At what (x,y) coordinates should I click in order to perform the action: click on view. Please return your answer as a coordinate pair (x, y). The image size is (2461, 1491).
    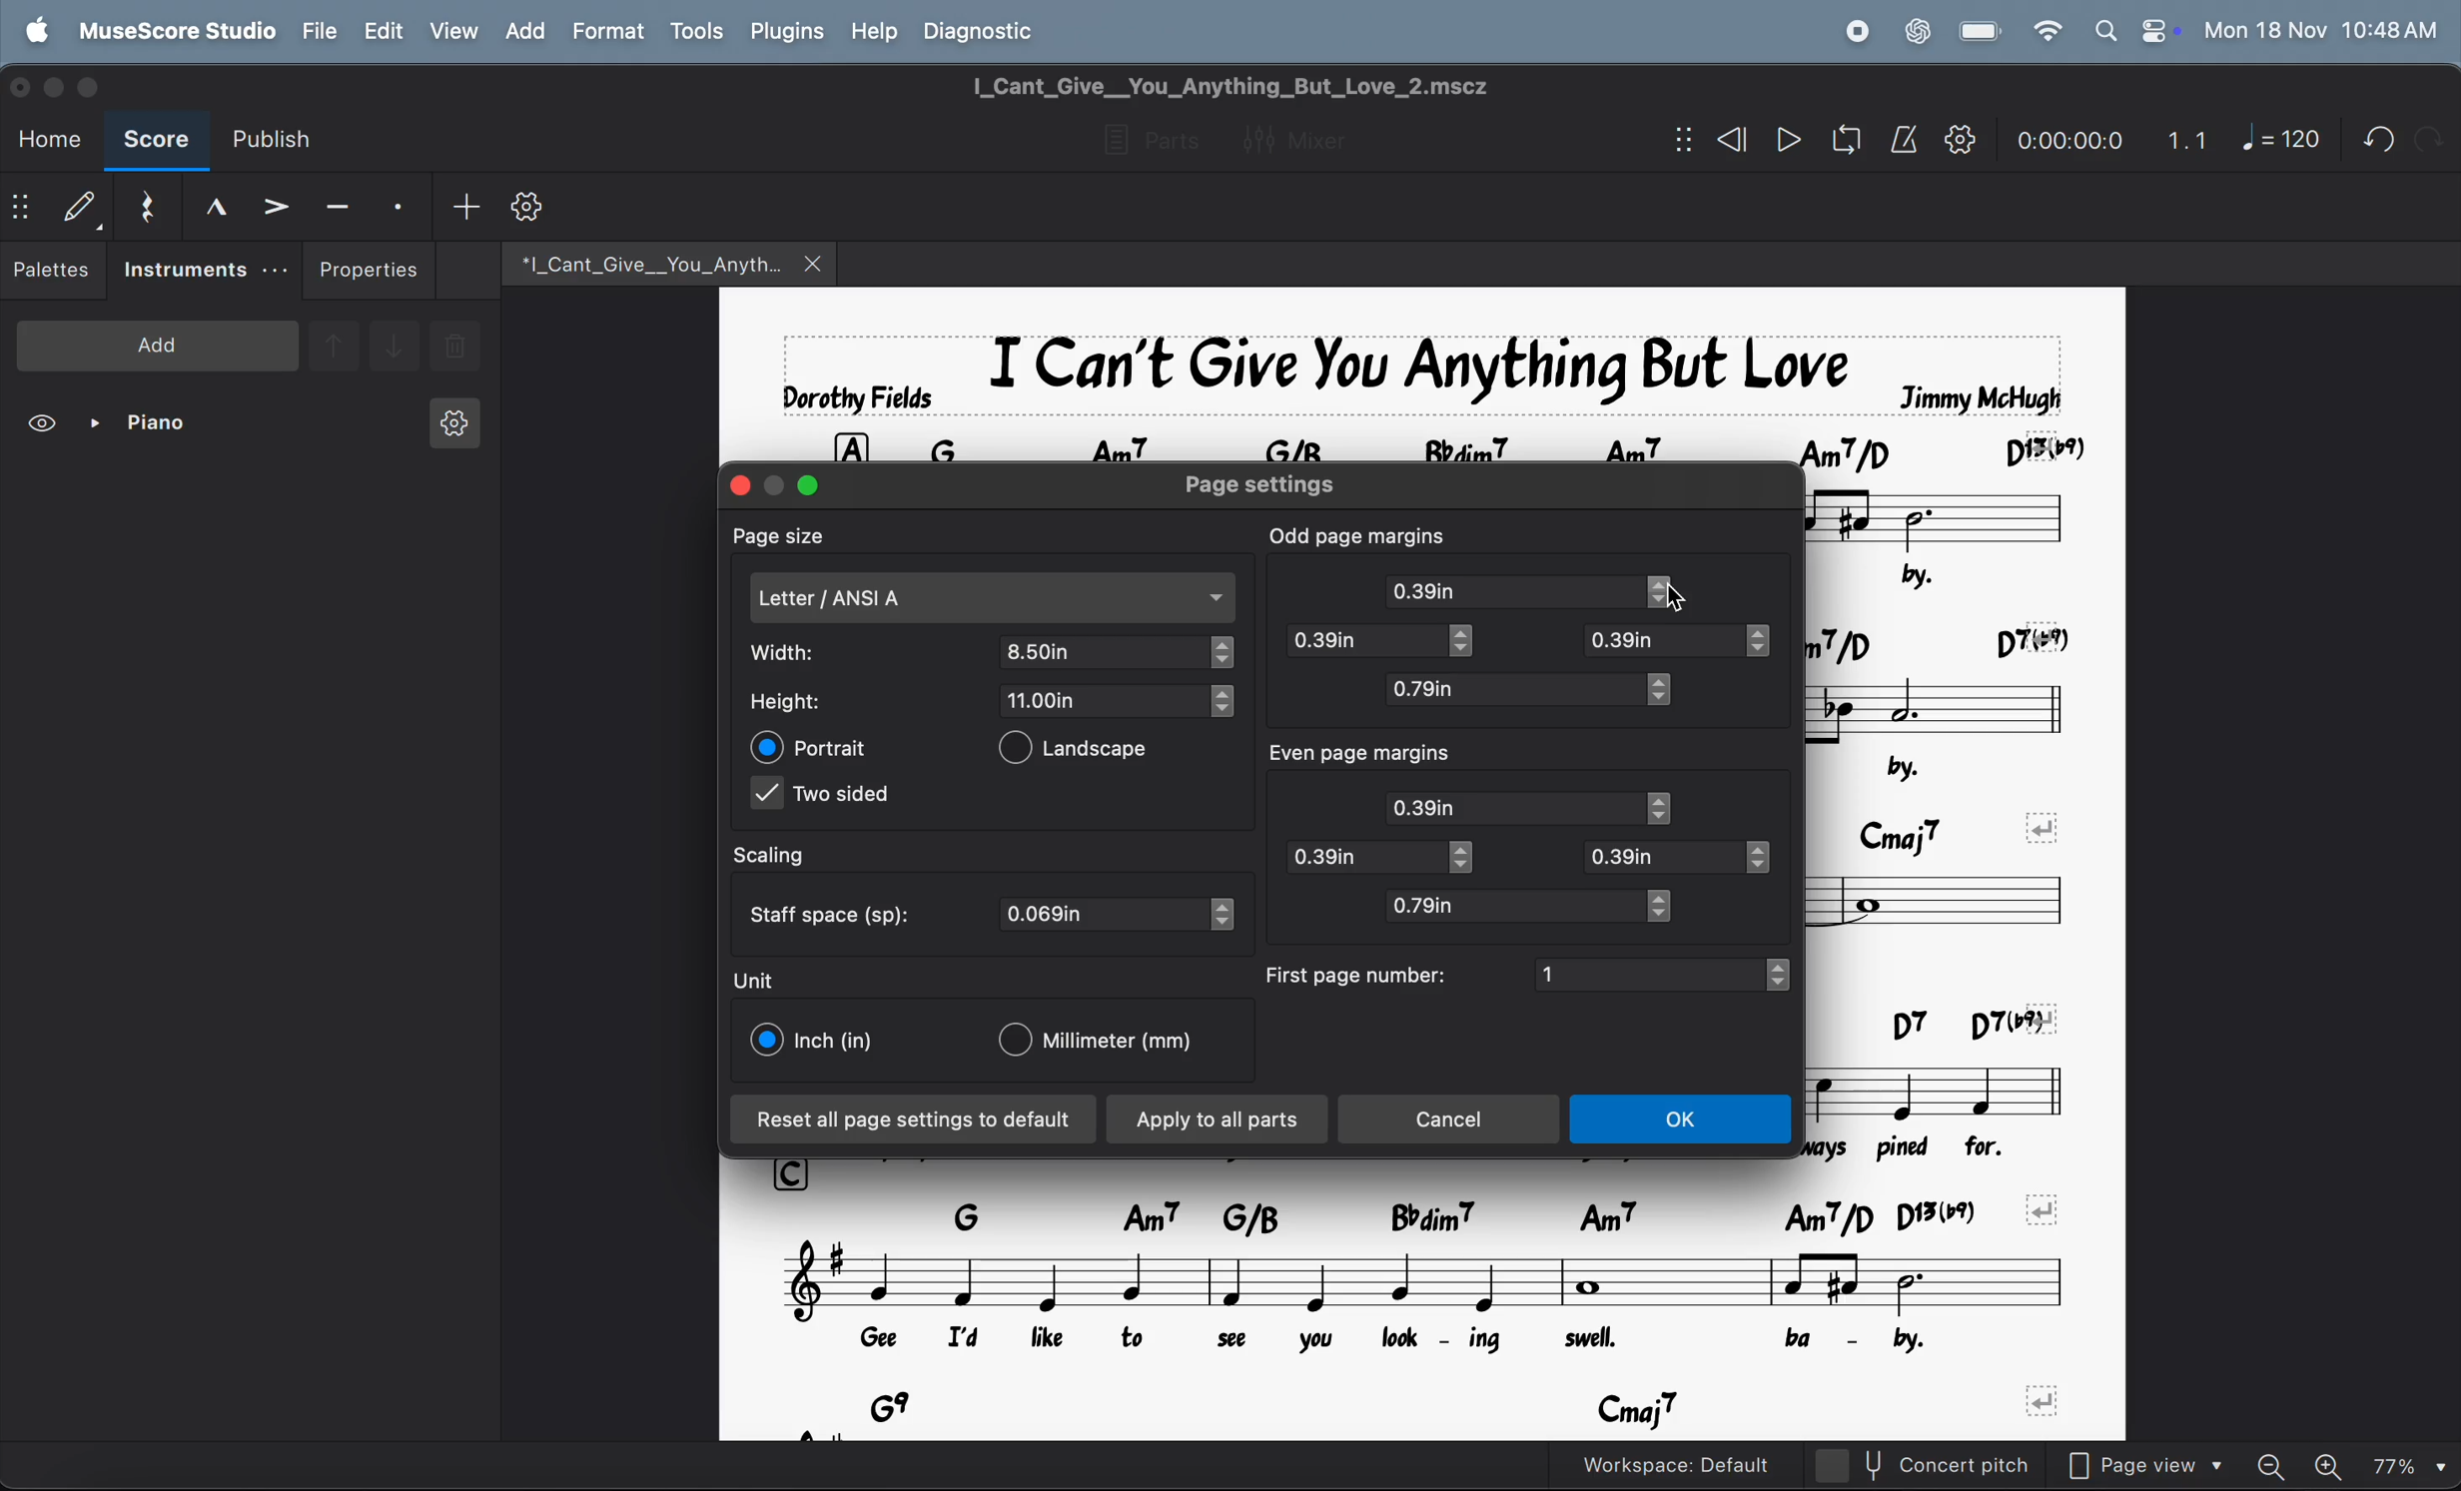
    Looking at the image, I should click on (452, 30).